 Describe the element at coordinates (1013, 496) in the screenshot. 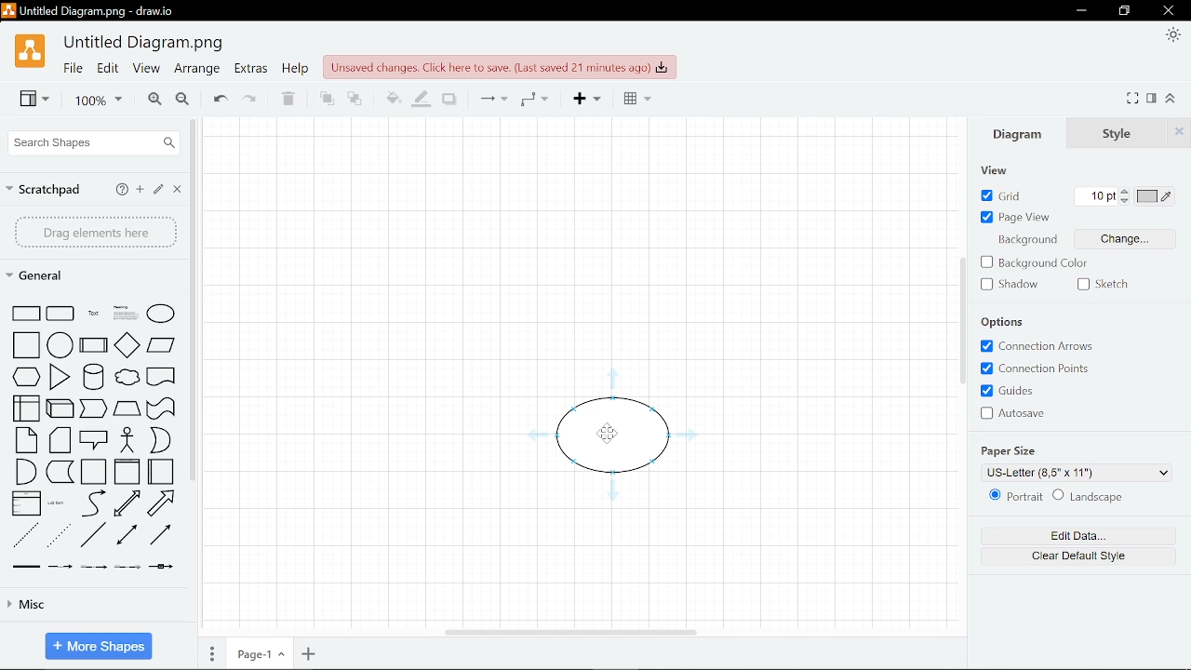

I see `Potrait` at that location.